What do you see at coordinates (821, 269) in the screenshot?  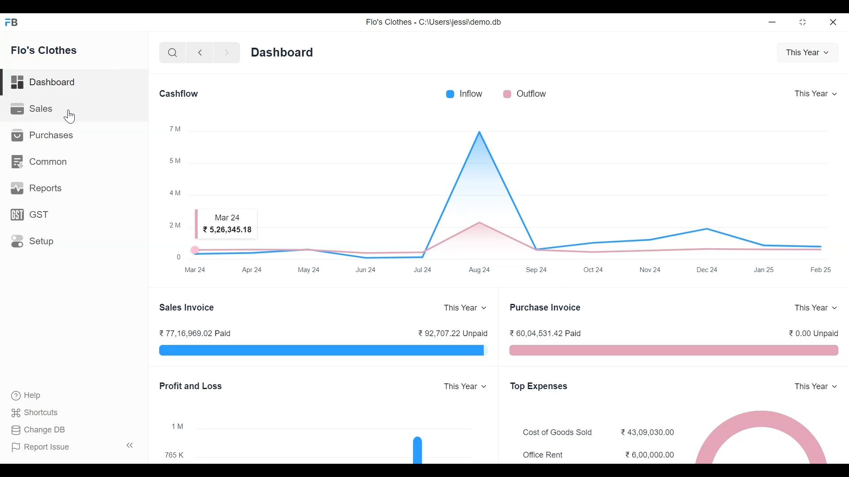 I see `Feb25` at bounding box center [821, 269].